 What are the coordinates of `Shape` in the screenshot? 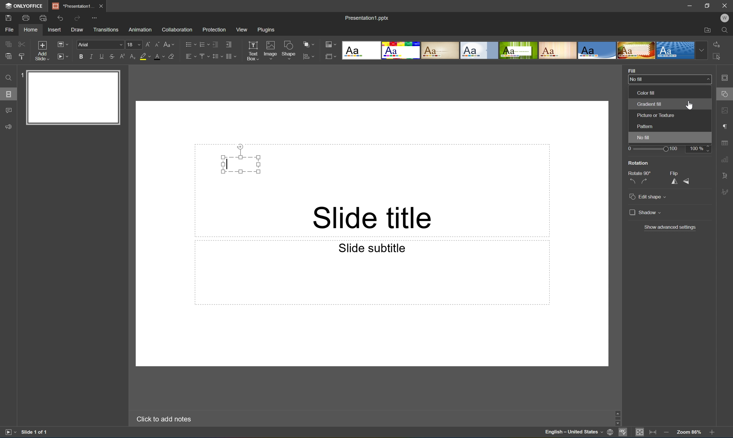 It's located at (289, 51).